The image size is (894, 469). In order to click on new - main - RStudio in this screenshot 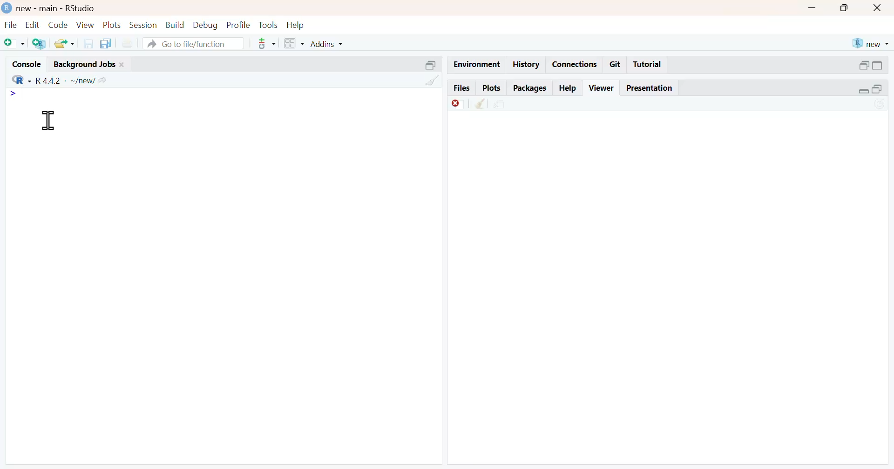, I will do `click(49, 8)`.